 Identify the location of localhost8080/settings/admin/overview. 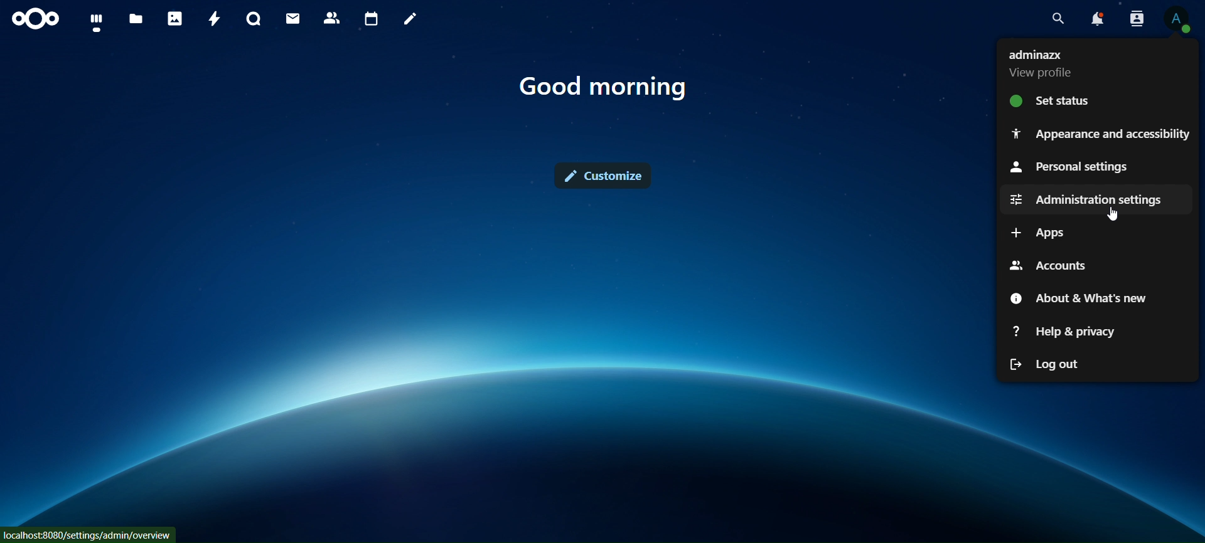
(89, 534).